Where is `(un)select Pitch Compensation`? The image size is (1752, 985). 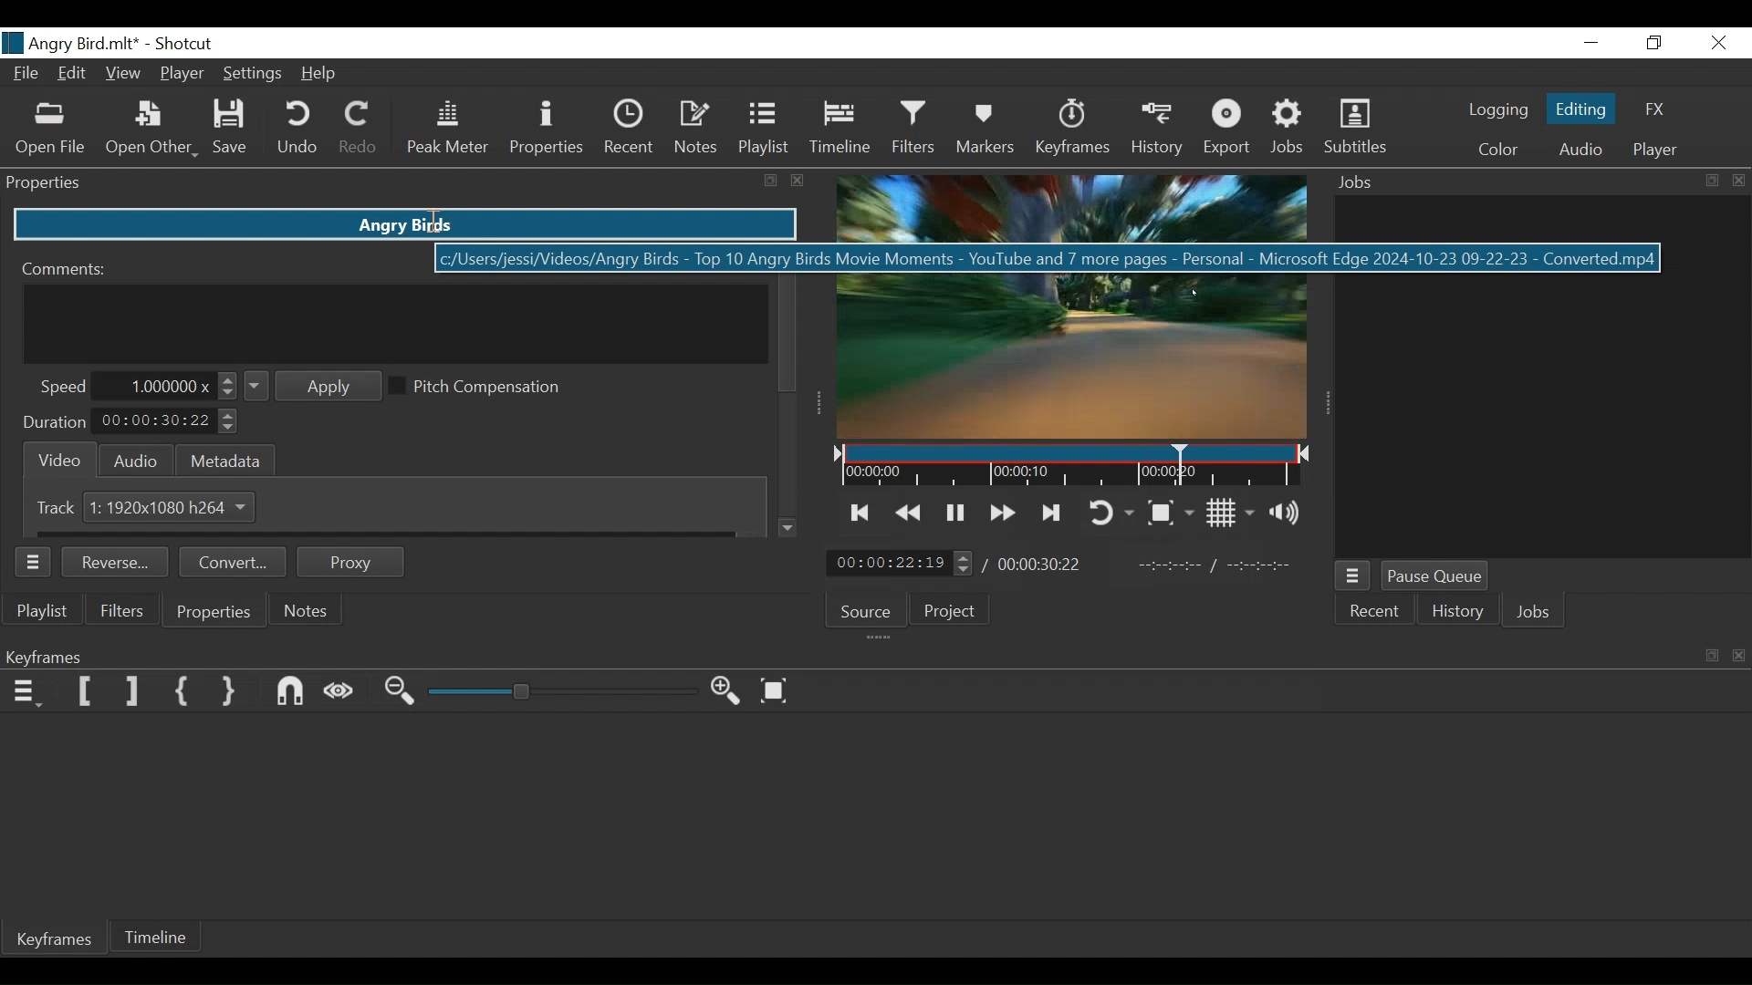 (un)select Pitch Compensation is located at coordinates (483, 388).